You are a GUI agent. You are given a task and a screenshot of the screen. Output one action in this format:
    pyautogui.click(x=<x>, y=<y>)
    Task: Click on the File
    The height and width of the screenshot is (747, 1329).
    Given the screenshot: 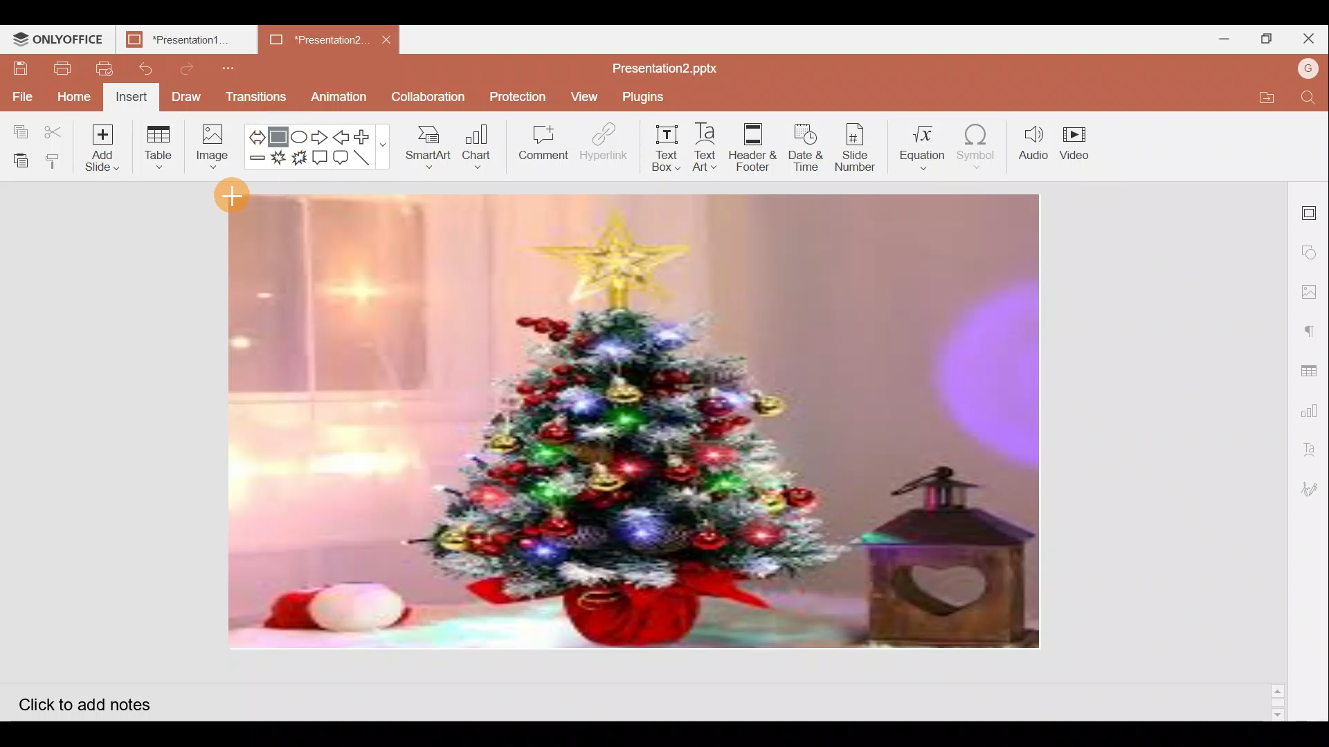 What is the action you would take?
    pyautogui.click(x=21, y=93)
    